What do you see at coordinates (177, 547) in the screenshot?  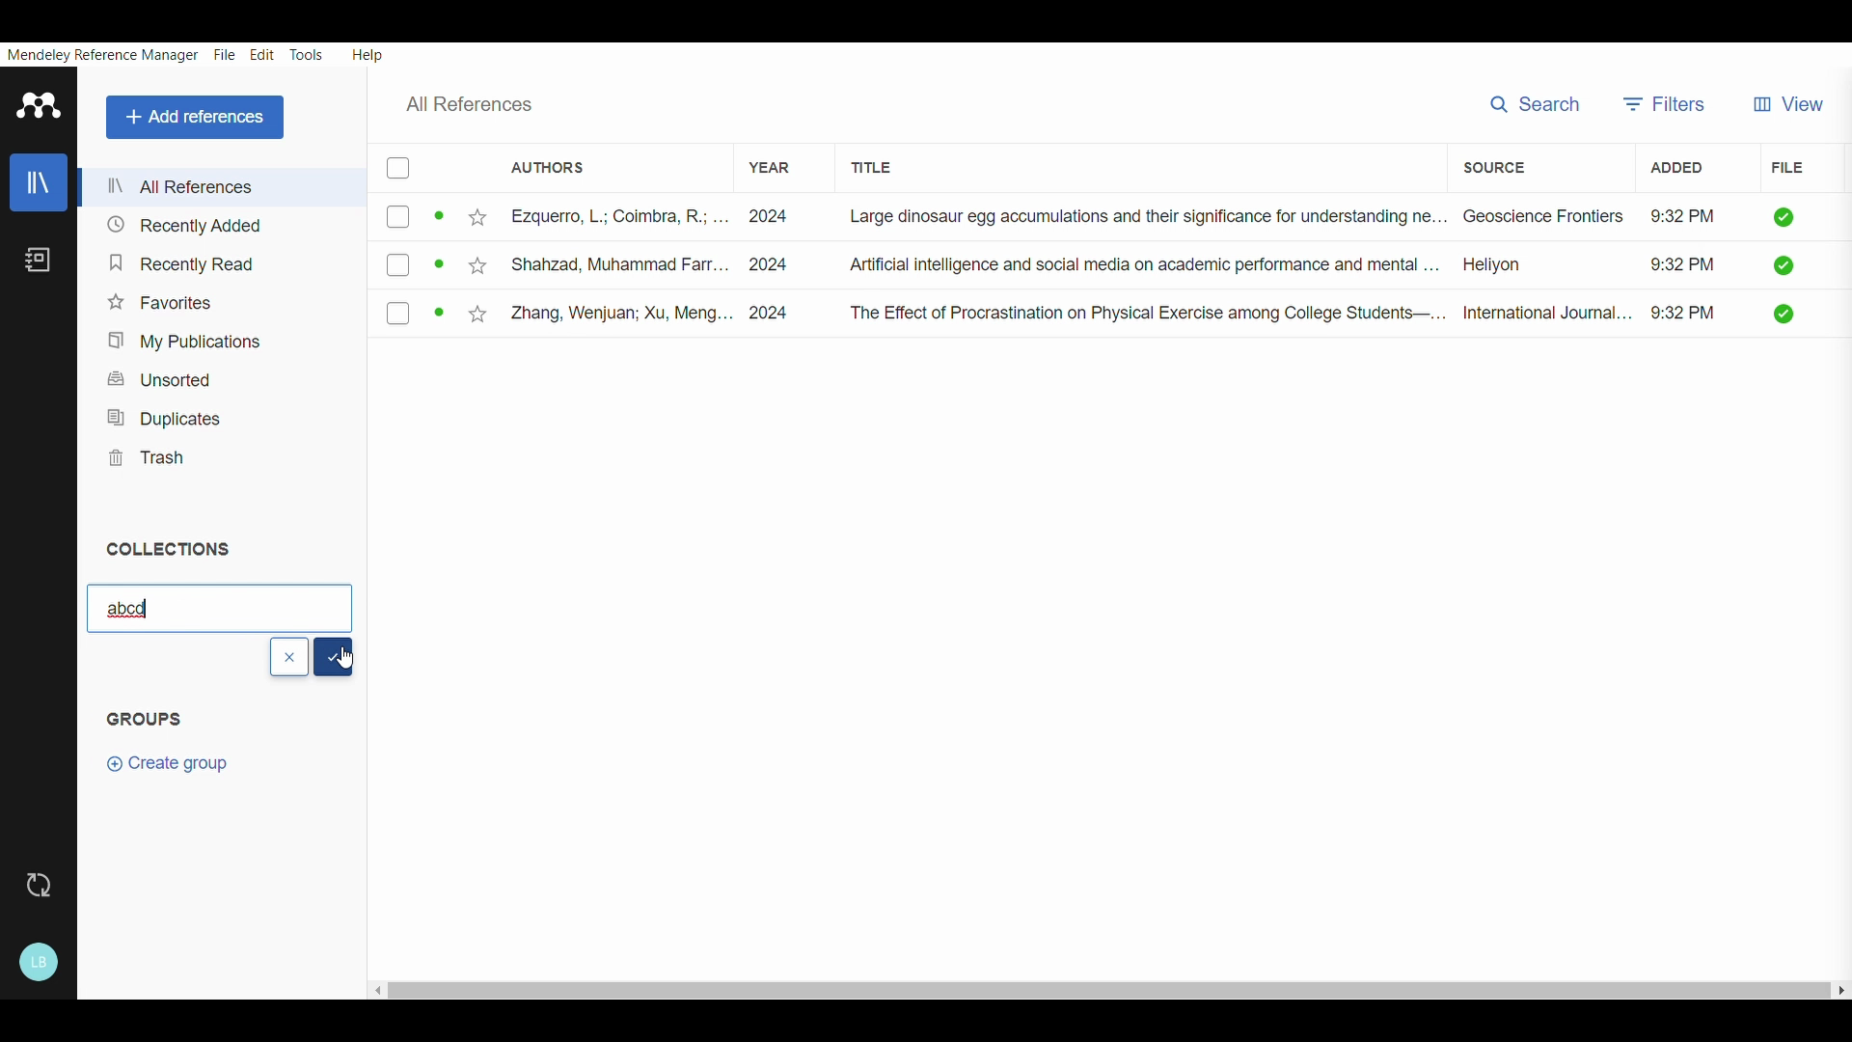 I see `Collections` at bounding box center [177, 547].